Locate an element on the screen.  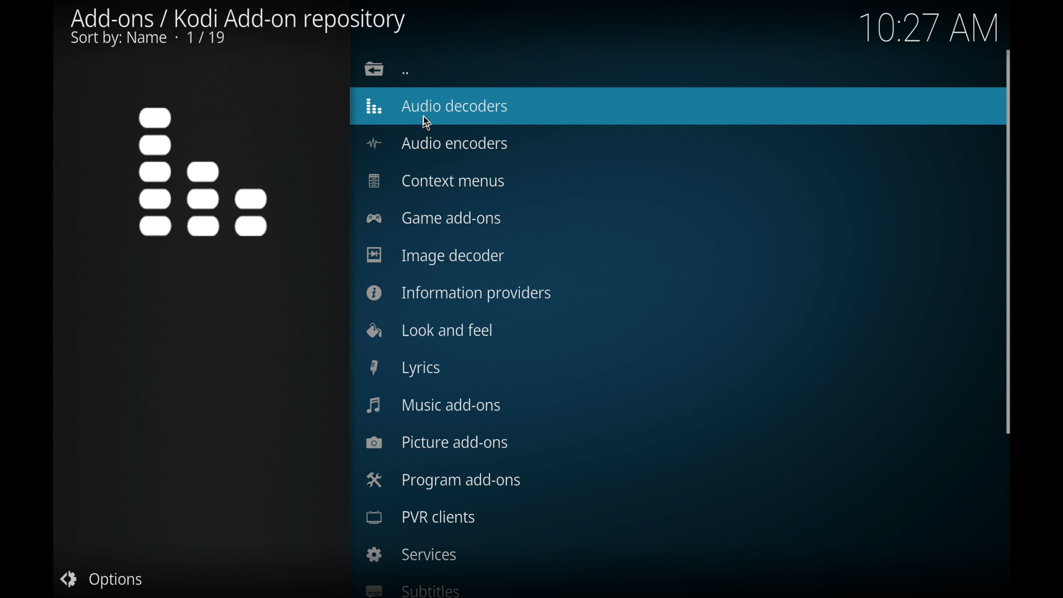
look and feel is located at coordinates (429, 329).